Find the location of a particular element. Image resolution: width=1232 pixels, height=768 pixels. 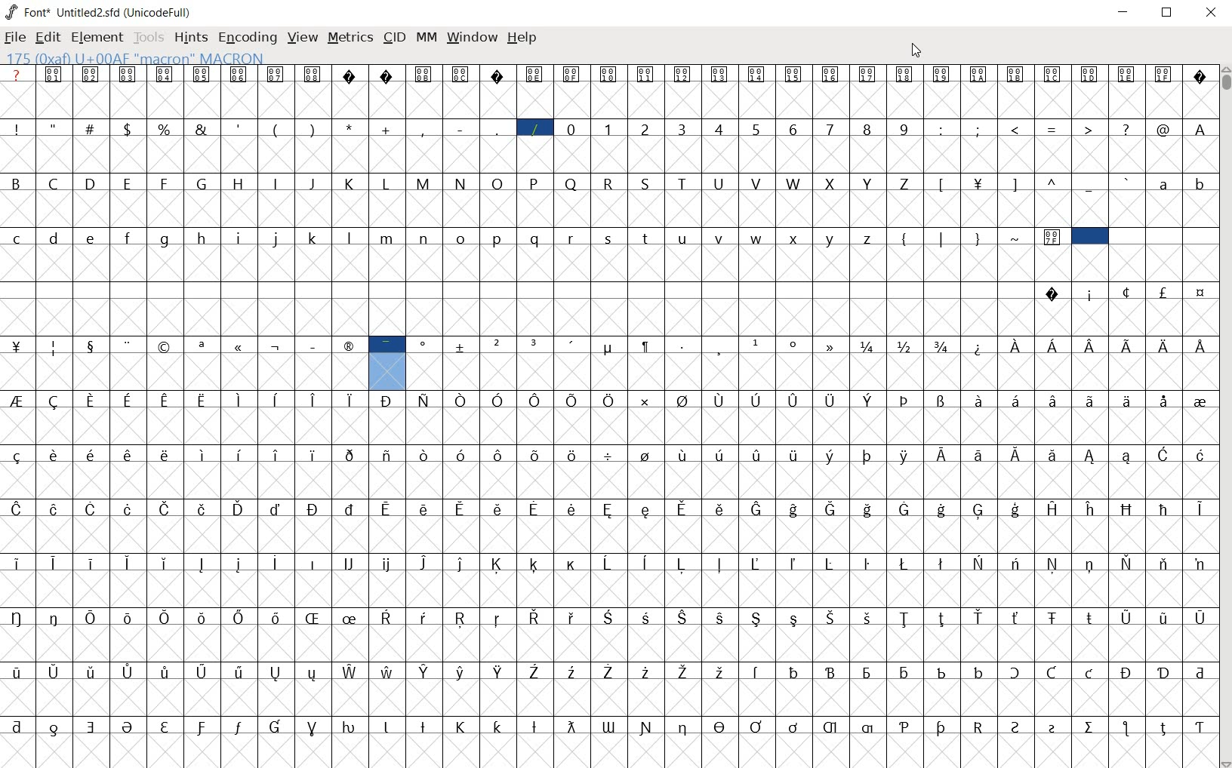

Latin extended characters is located at coordinates (165, 579).